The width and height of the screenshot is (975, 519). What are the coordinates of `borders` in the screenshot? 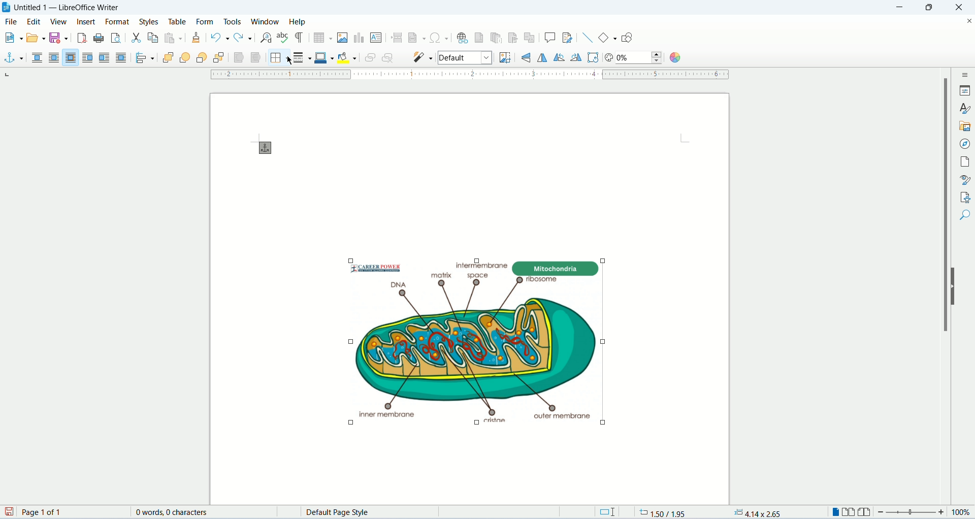 It's located at (279, 57).